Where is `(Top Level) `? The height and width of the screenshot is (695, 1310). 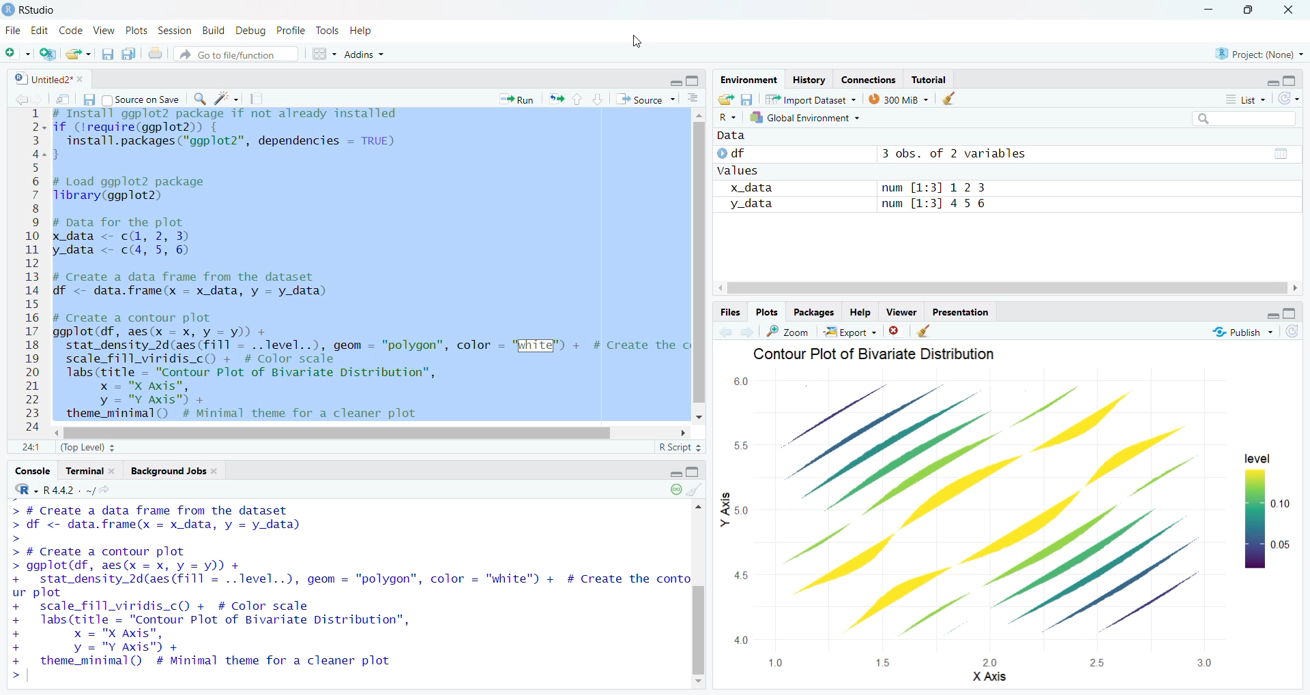
(Top Level)  is located at coordinates (84, 449).